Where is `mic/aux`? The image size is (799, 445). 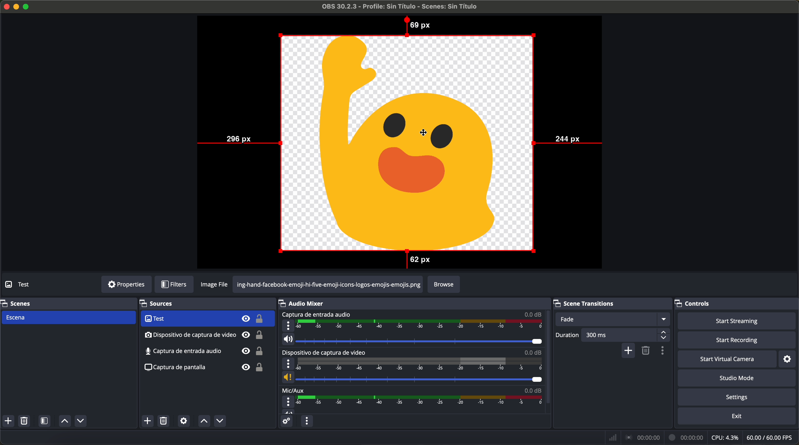
mic/aux is located at coordinates (293, 390).